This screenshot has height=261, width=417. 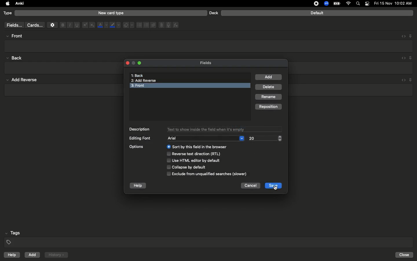 I want to click on front, so click(x=146, y=86).